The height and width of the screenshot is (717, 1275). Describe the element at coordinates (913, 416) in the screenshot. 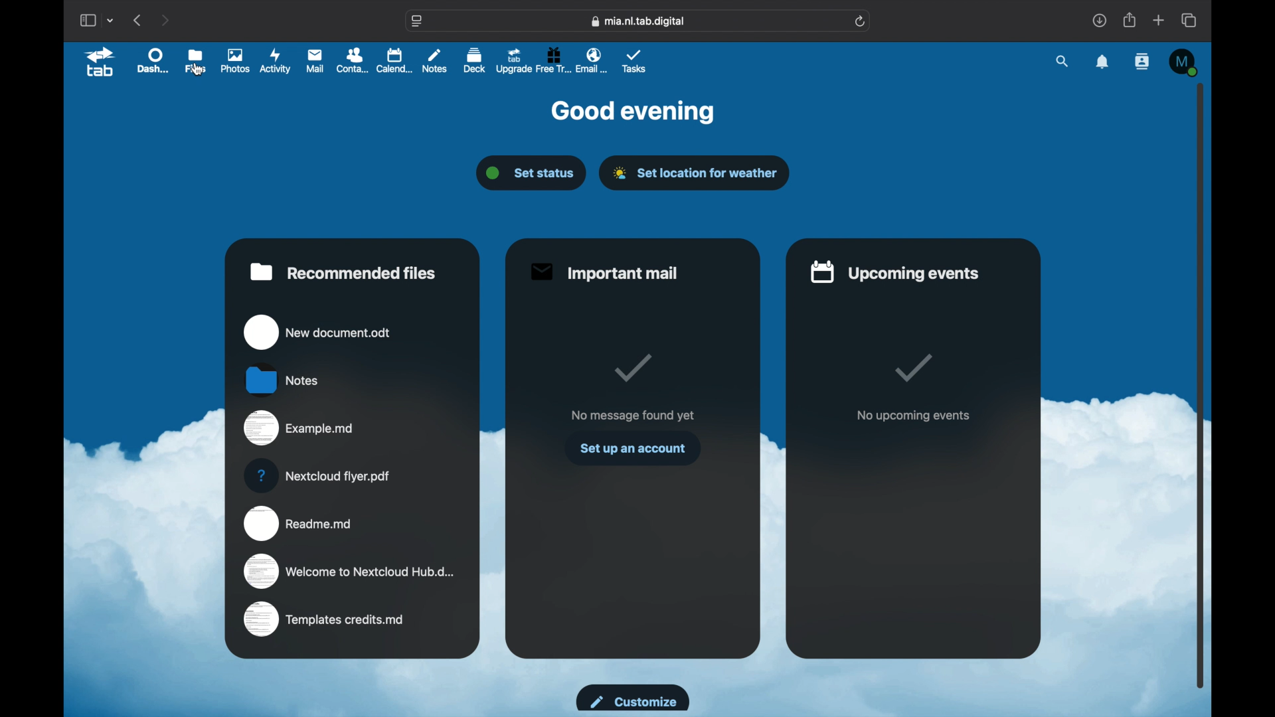

I see `no upcoming events` at that location.